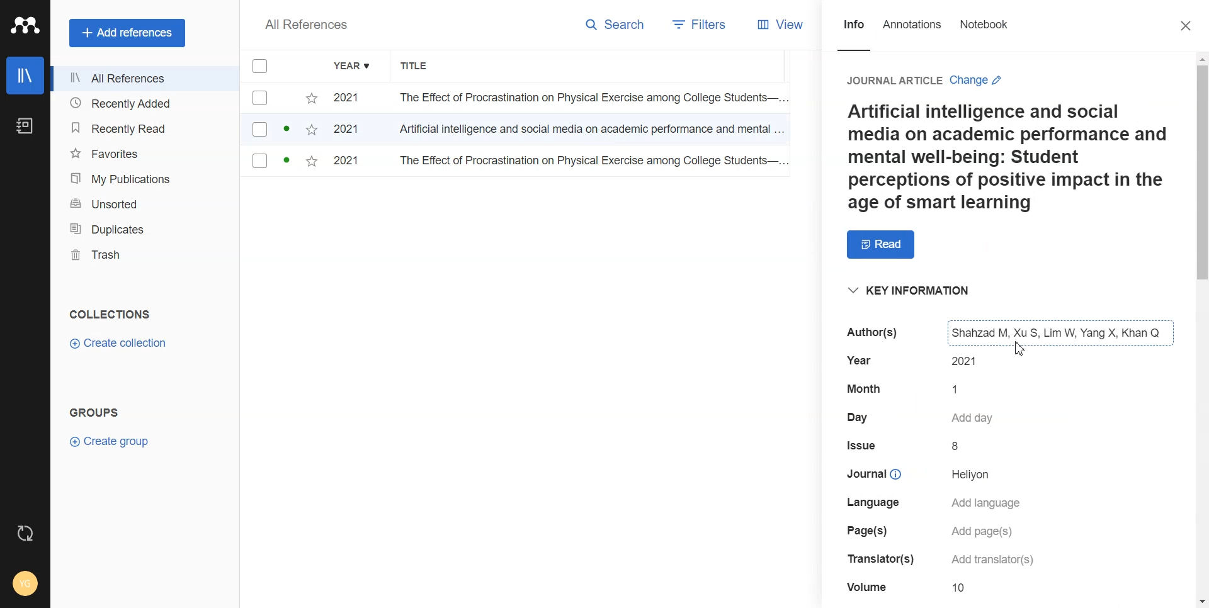 The width and height of the screenshot is (1209, 608). I want to click on GROUPS, so click(93, 411).